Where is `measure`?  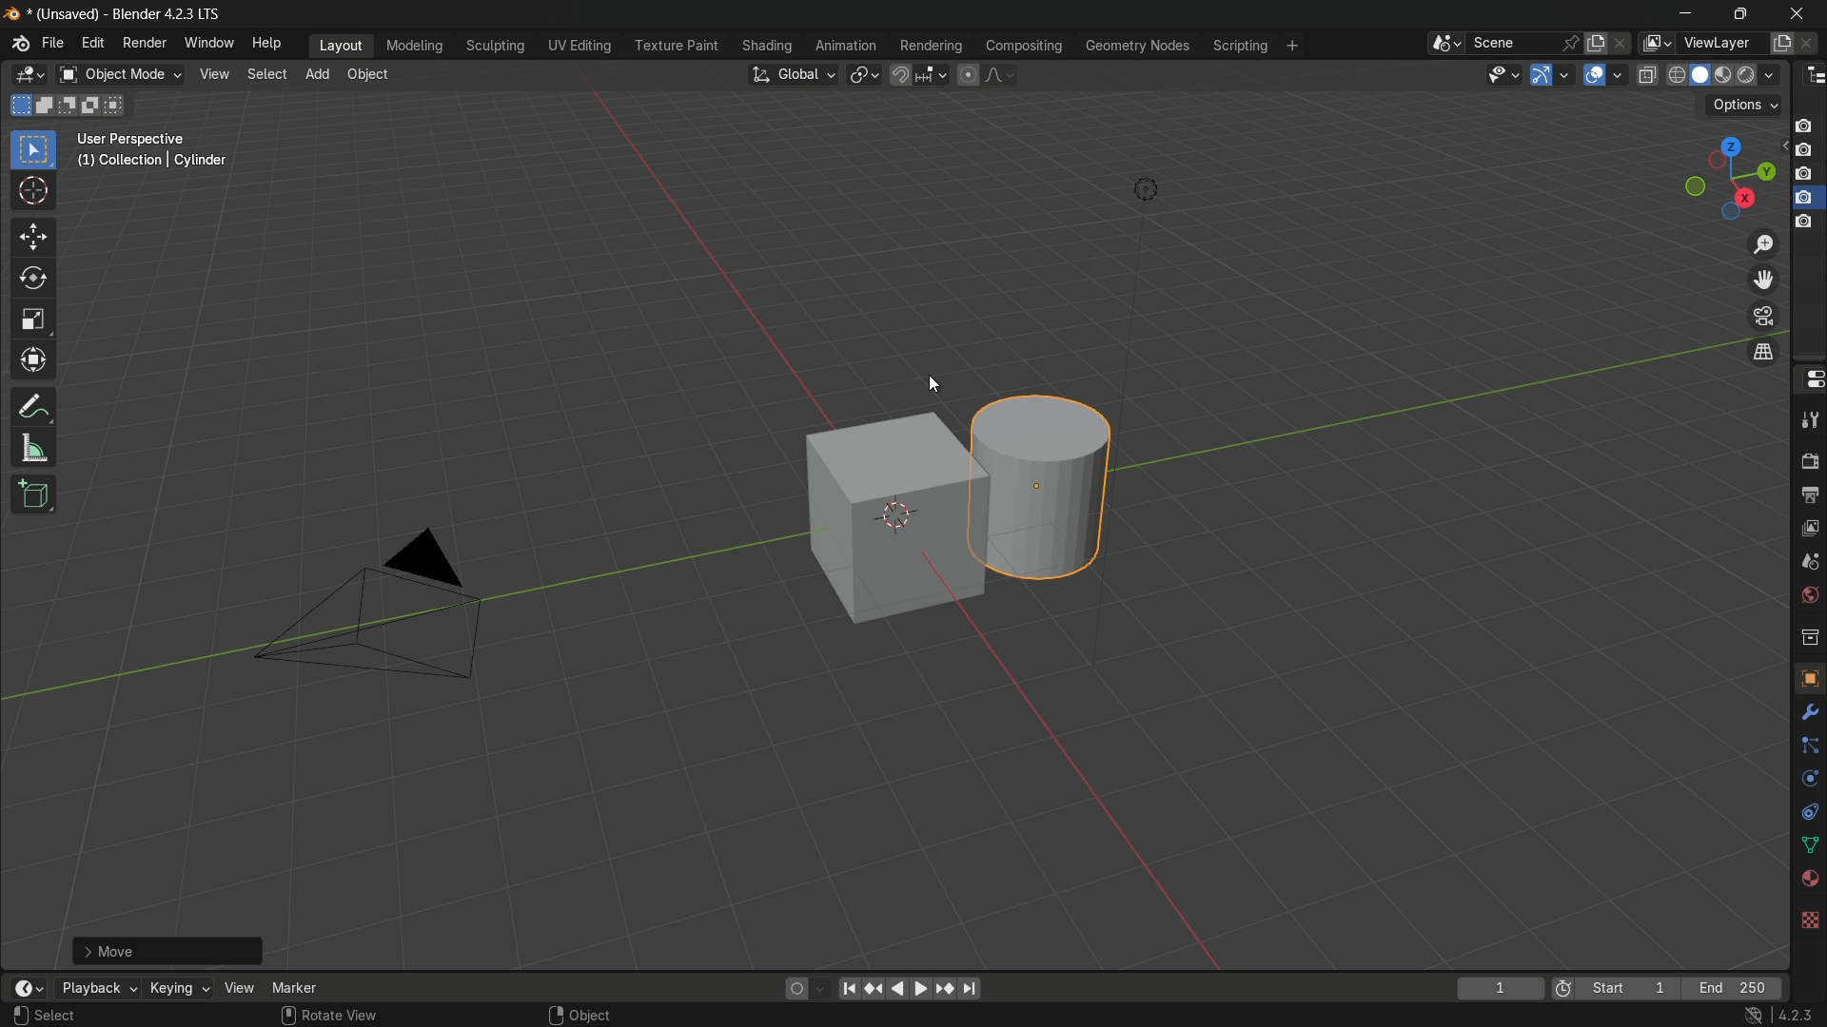
measure is located at coordinates (33, 449).